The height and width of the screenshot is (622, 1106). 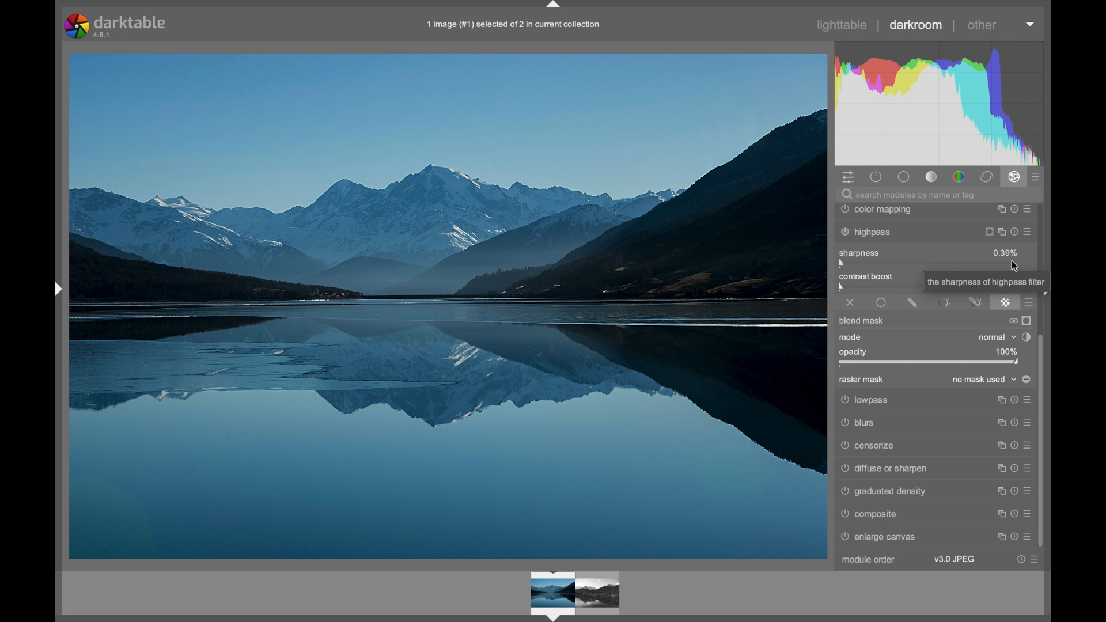 I want to click on composite, so click(x=868, y=514).